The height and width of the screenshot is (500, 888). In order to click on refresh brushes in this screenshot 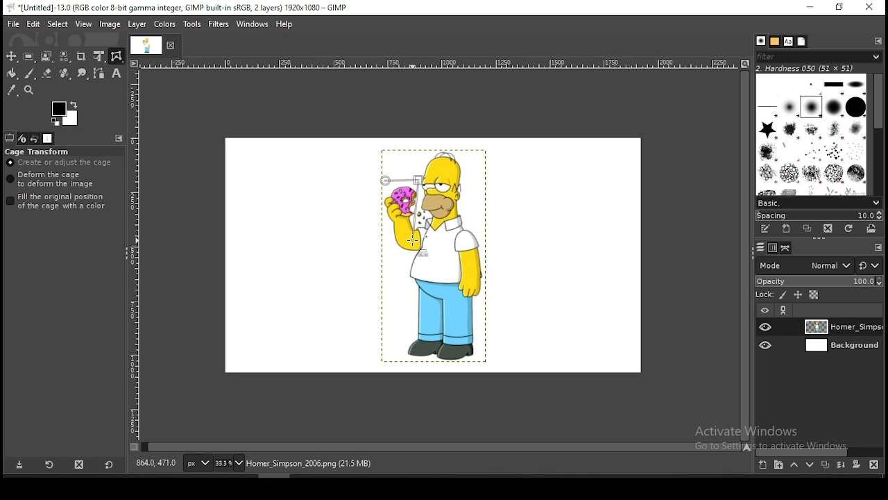, I will do `click(849, 228)`.